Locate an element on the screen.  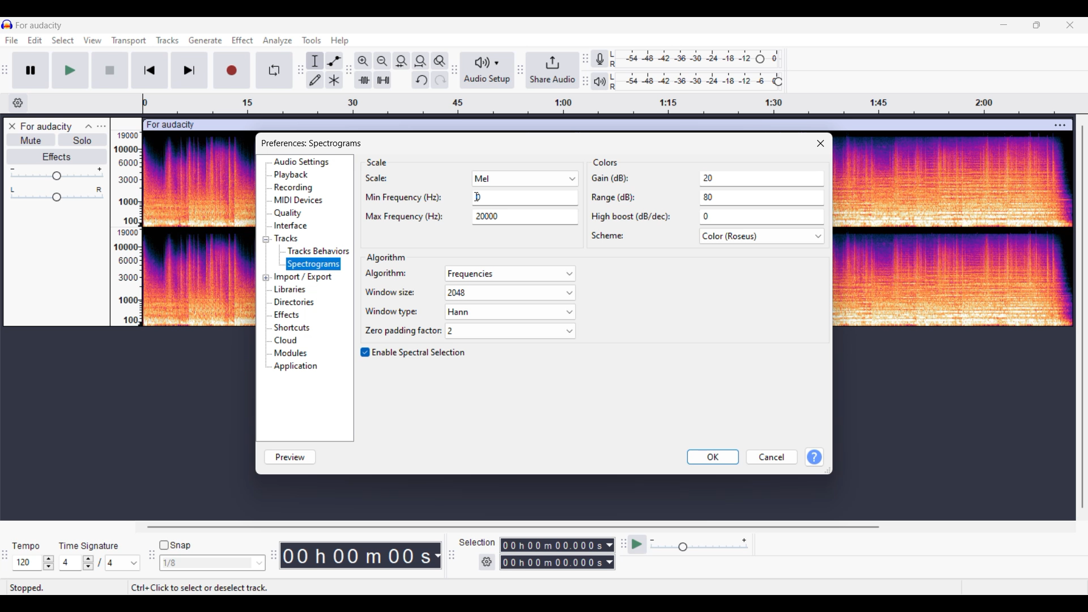
Playback speed settings  is located at coordinates (689, 544).